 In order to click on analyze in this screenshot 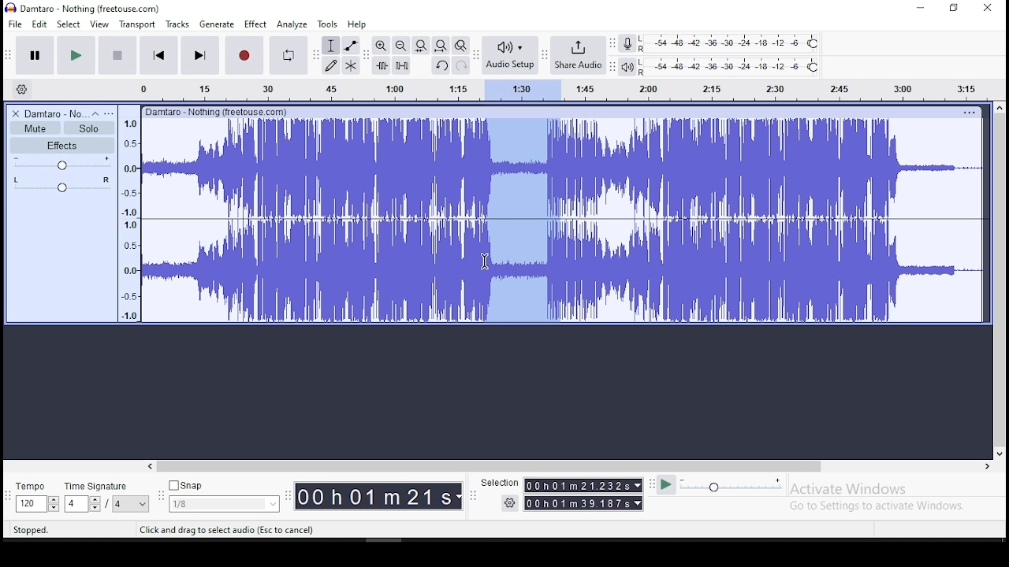, I will do `click(292, 24)`.